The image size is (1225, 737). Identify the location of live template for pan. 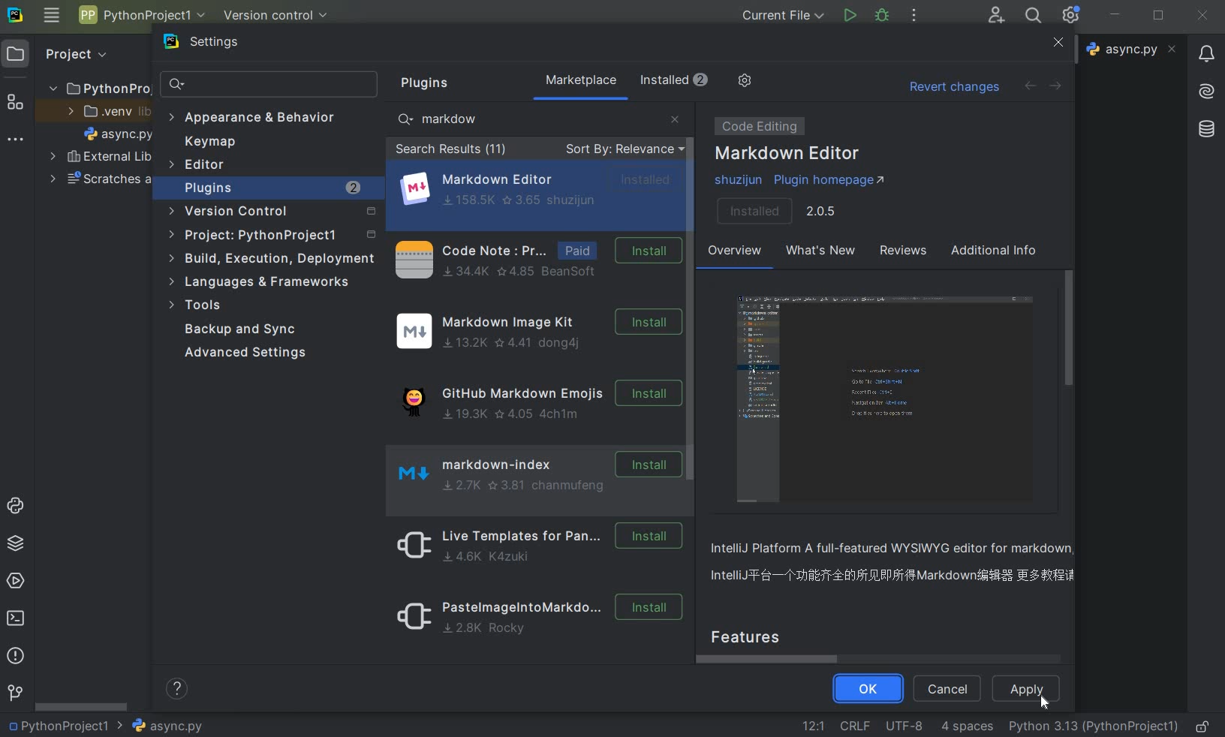
(534, 544).